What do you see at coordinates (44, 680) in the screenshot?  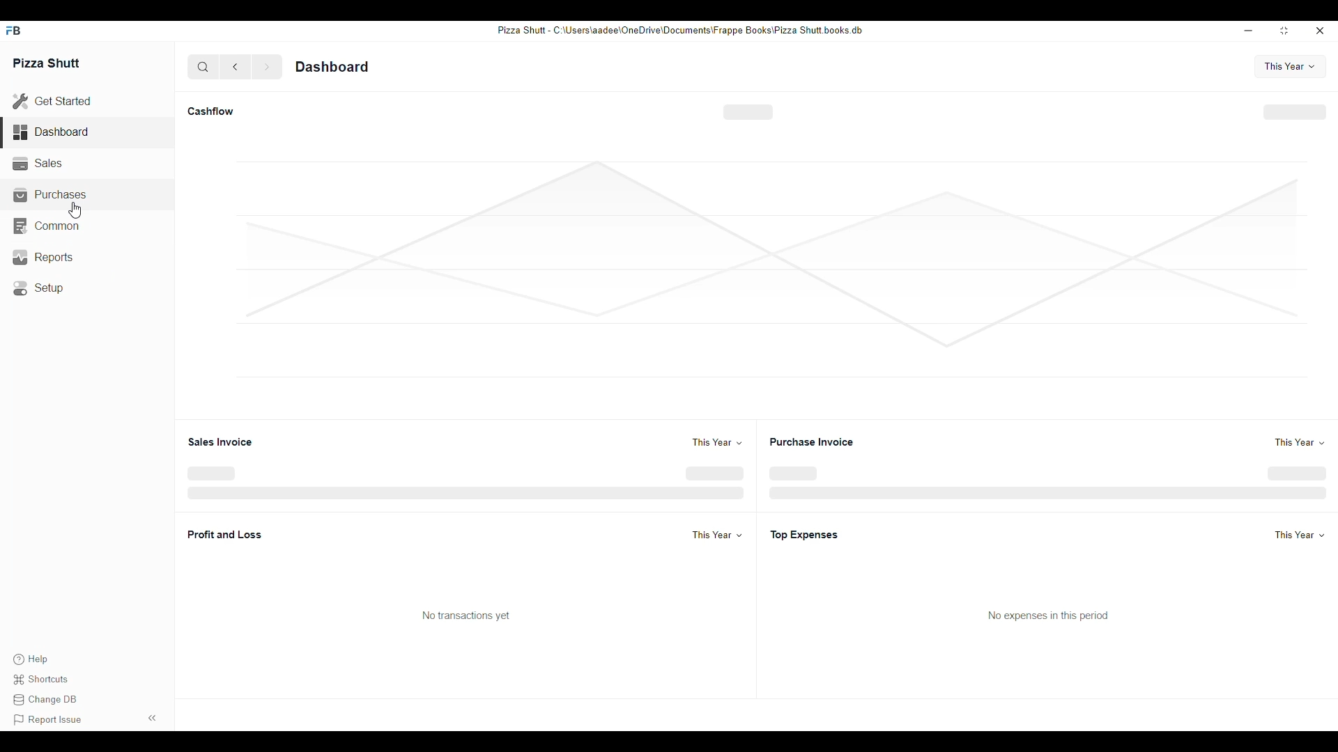 I see `Shortcuts` at bounding box center [44, 680].